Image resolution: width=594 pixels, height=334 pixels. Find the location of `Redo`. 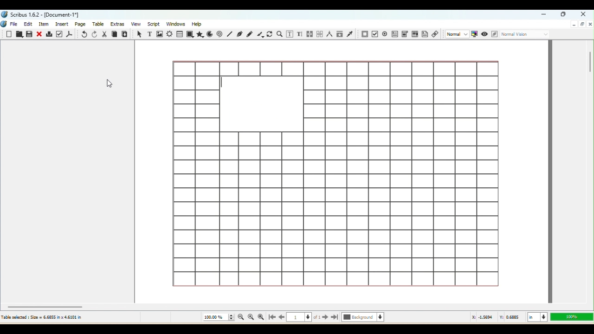

Redo is located at coordinates (94, 34).